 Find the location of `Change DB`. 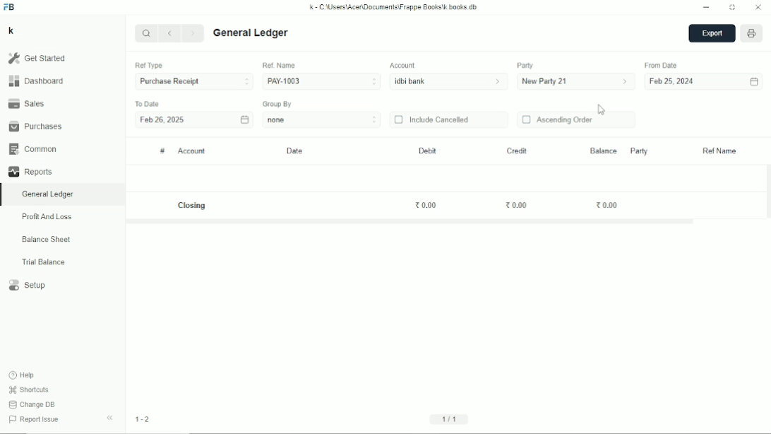

Change DB is located at coordinates (32, 404).